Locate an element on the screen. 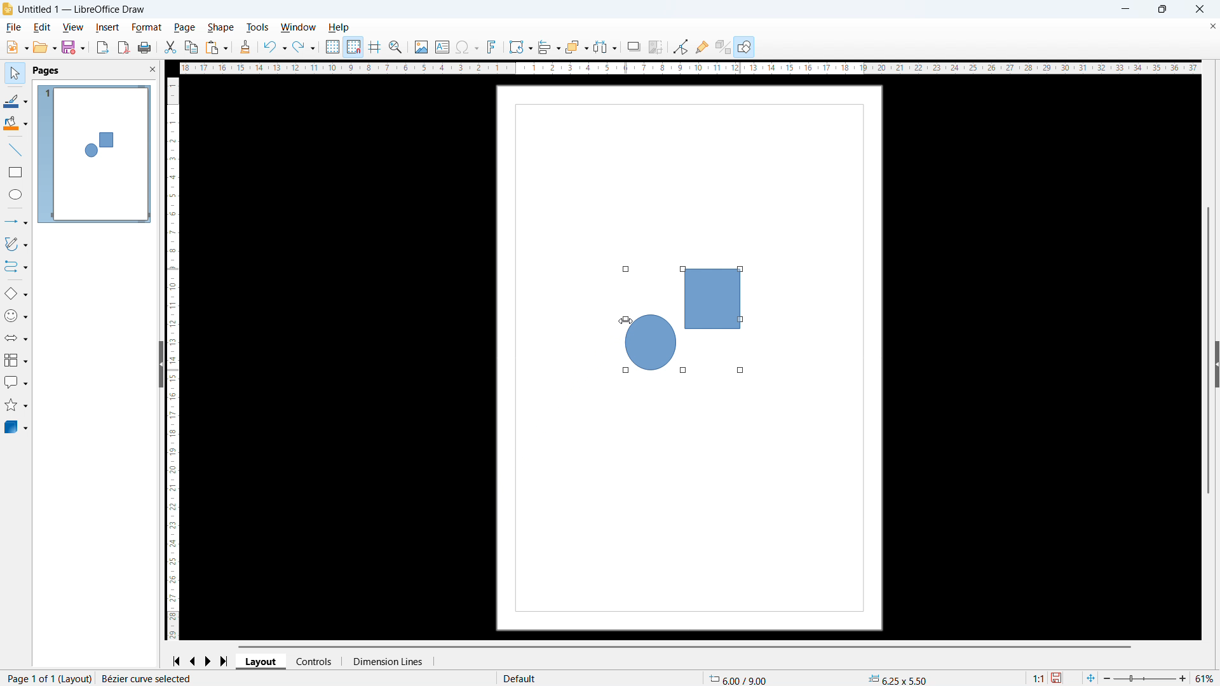 Image resolution: width=1220 pixels, height=686 pixels. Vertical ruler  is located at coordinates (172, 360).